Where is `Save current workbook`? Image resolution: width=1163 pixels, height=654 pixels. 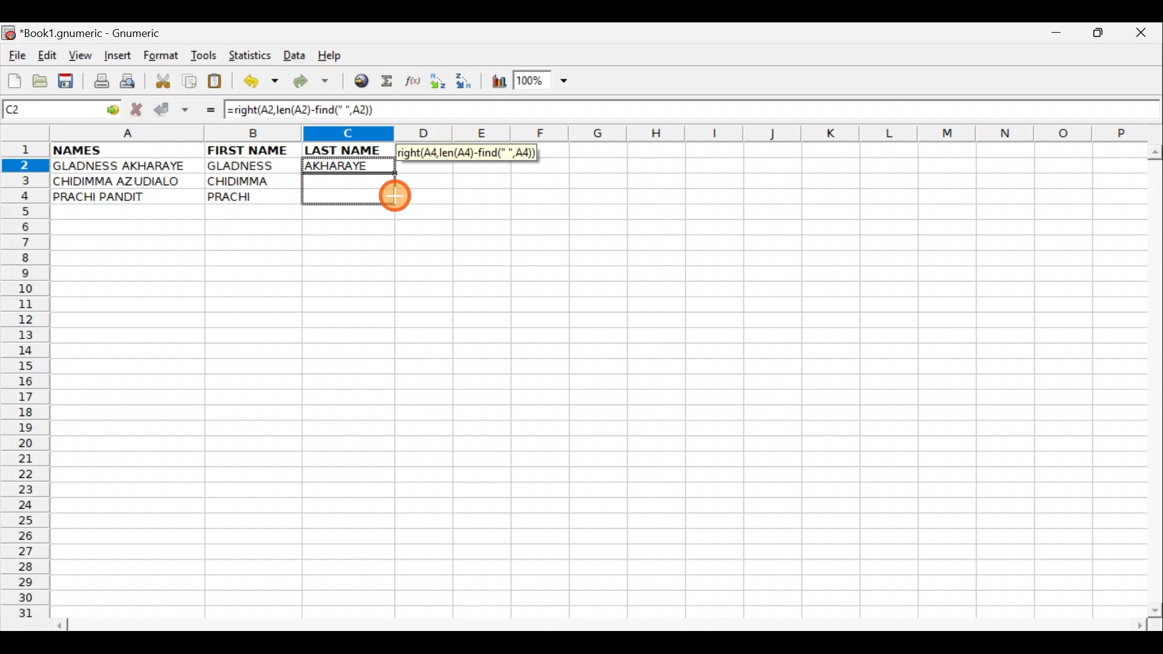
Save current workbook is located at coordinates (68, 82).